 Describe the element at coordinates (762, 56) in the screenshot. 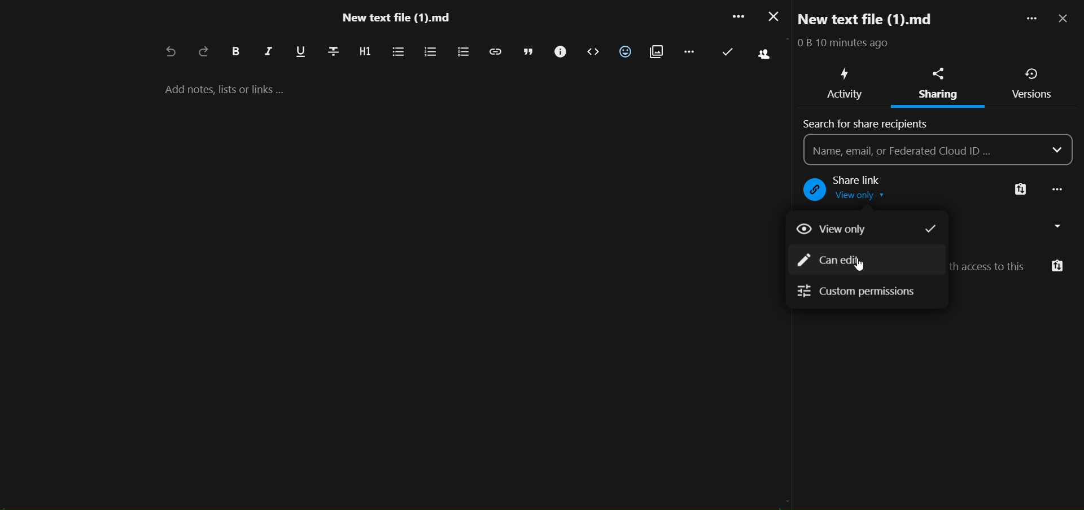

I see `active people` at that location.